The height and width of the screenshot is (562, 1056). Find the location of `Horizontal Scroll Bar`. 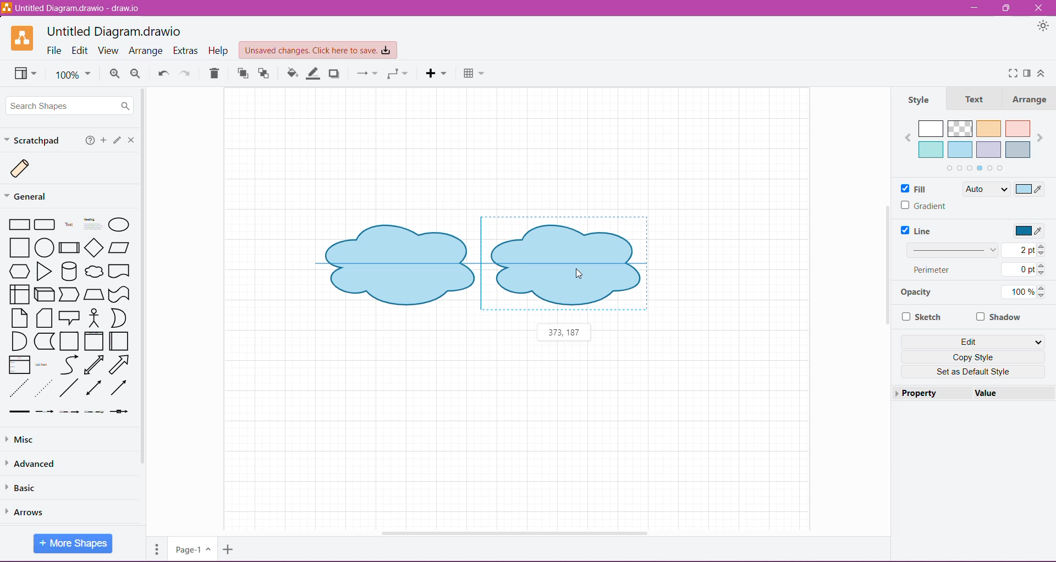

Horizontal Scroll Bar is located at coordinates (513, 533).